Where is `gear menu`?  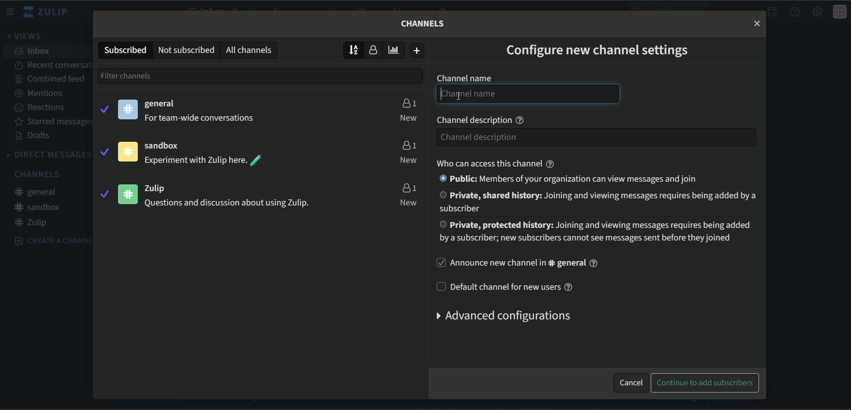 gear menu is located at coordinates (816, 11).